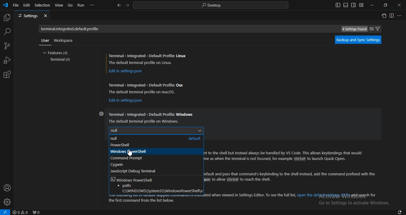  What do you see at coordinates (392, 15) in the screenshot?
I see `split right editor` at bounding box center [392, 15].